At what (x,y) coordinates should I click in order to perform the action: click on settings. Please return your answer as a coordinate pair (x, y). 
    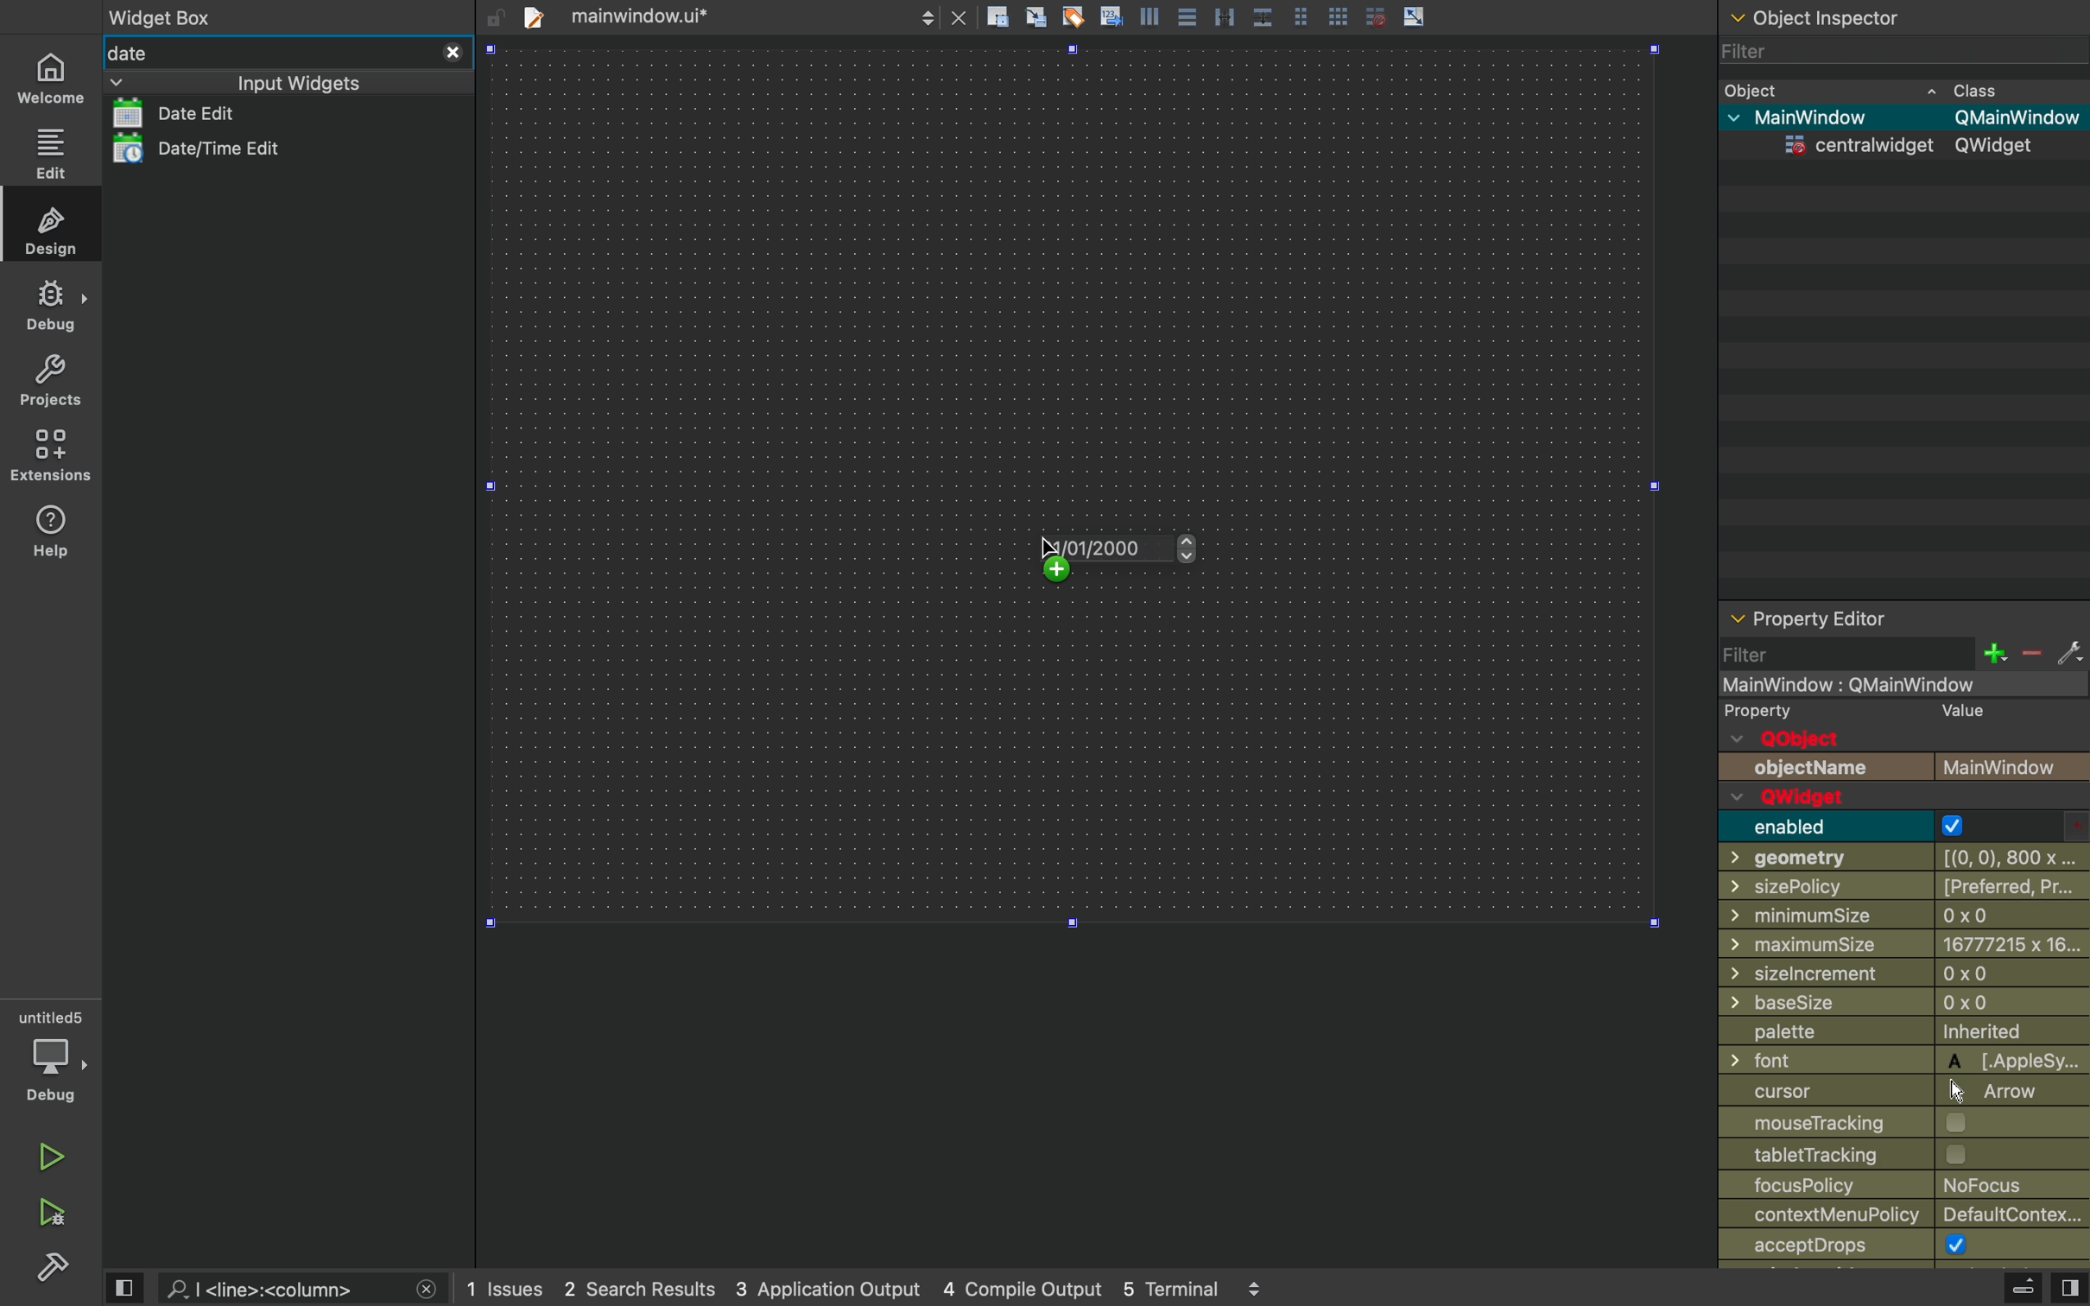
    Looking at the image, I should click on (2069, 651).